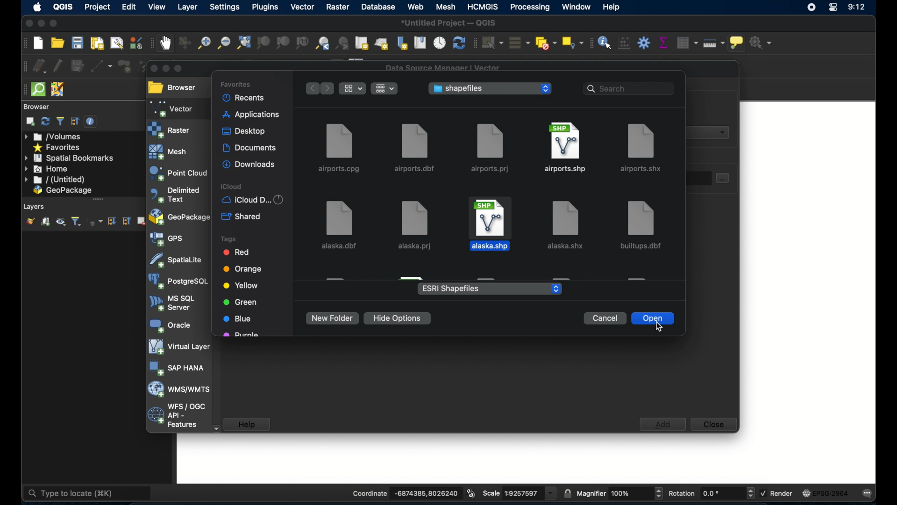 This screenshot has height=505, width=897. I want to click on airports.shp, so click(564, 147).